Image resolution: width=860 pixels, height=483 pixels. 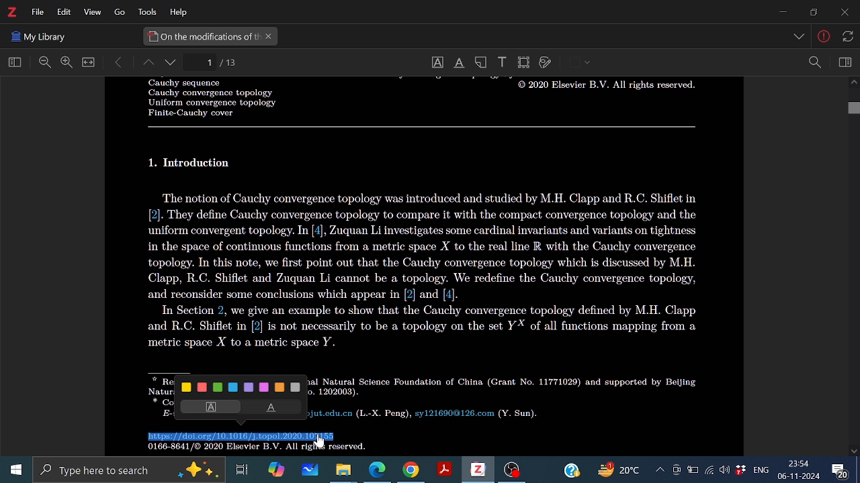 I want to click on , so click(x=320, y=441).